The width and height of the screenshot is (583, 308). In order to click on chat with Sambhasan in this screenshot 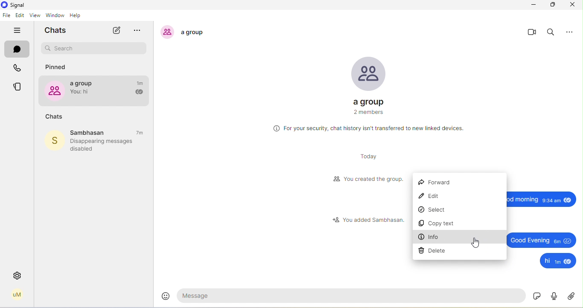, I will do `click(96, 132)`.